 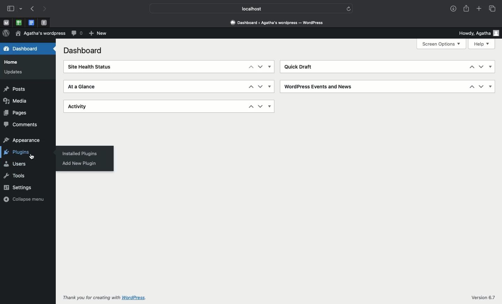 I want to click on Dashboard, so click(x=24, y=49).